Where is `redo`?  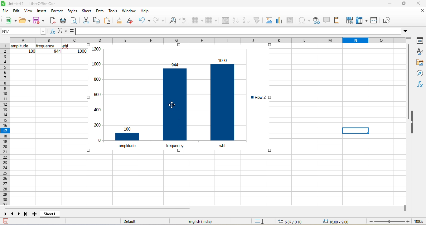 redo is located at coordinates (157, 21).